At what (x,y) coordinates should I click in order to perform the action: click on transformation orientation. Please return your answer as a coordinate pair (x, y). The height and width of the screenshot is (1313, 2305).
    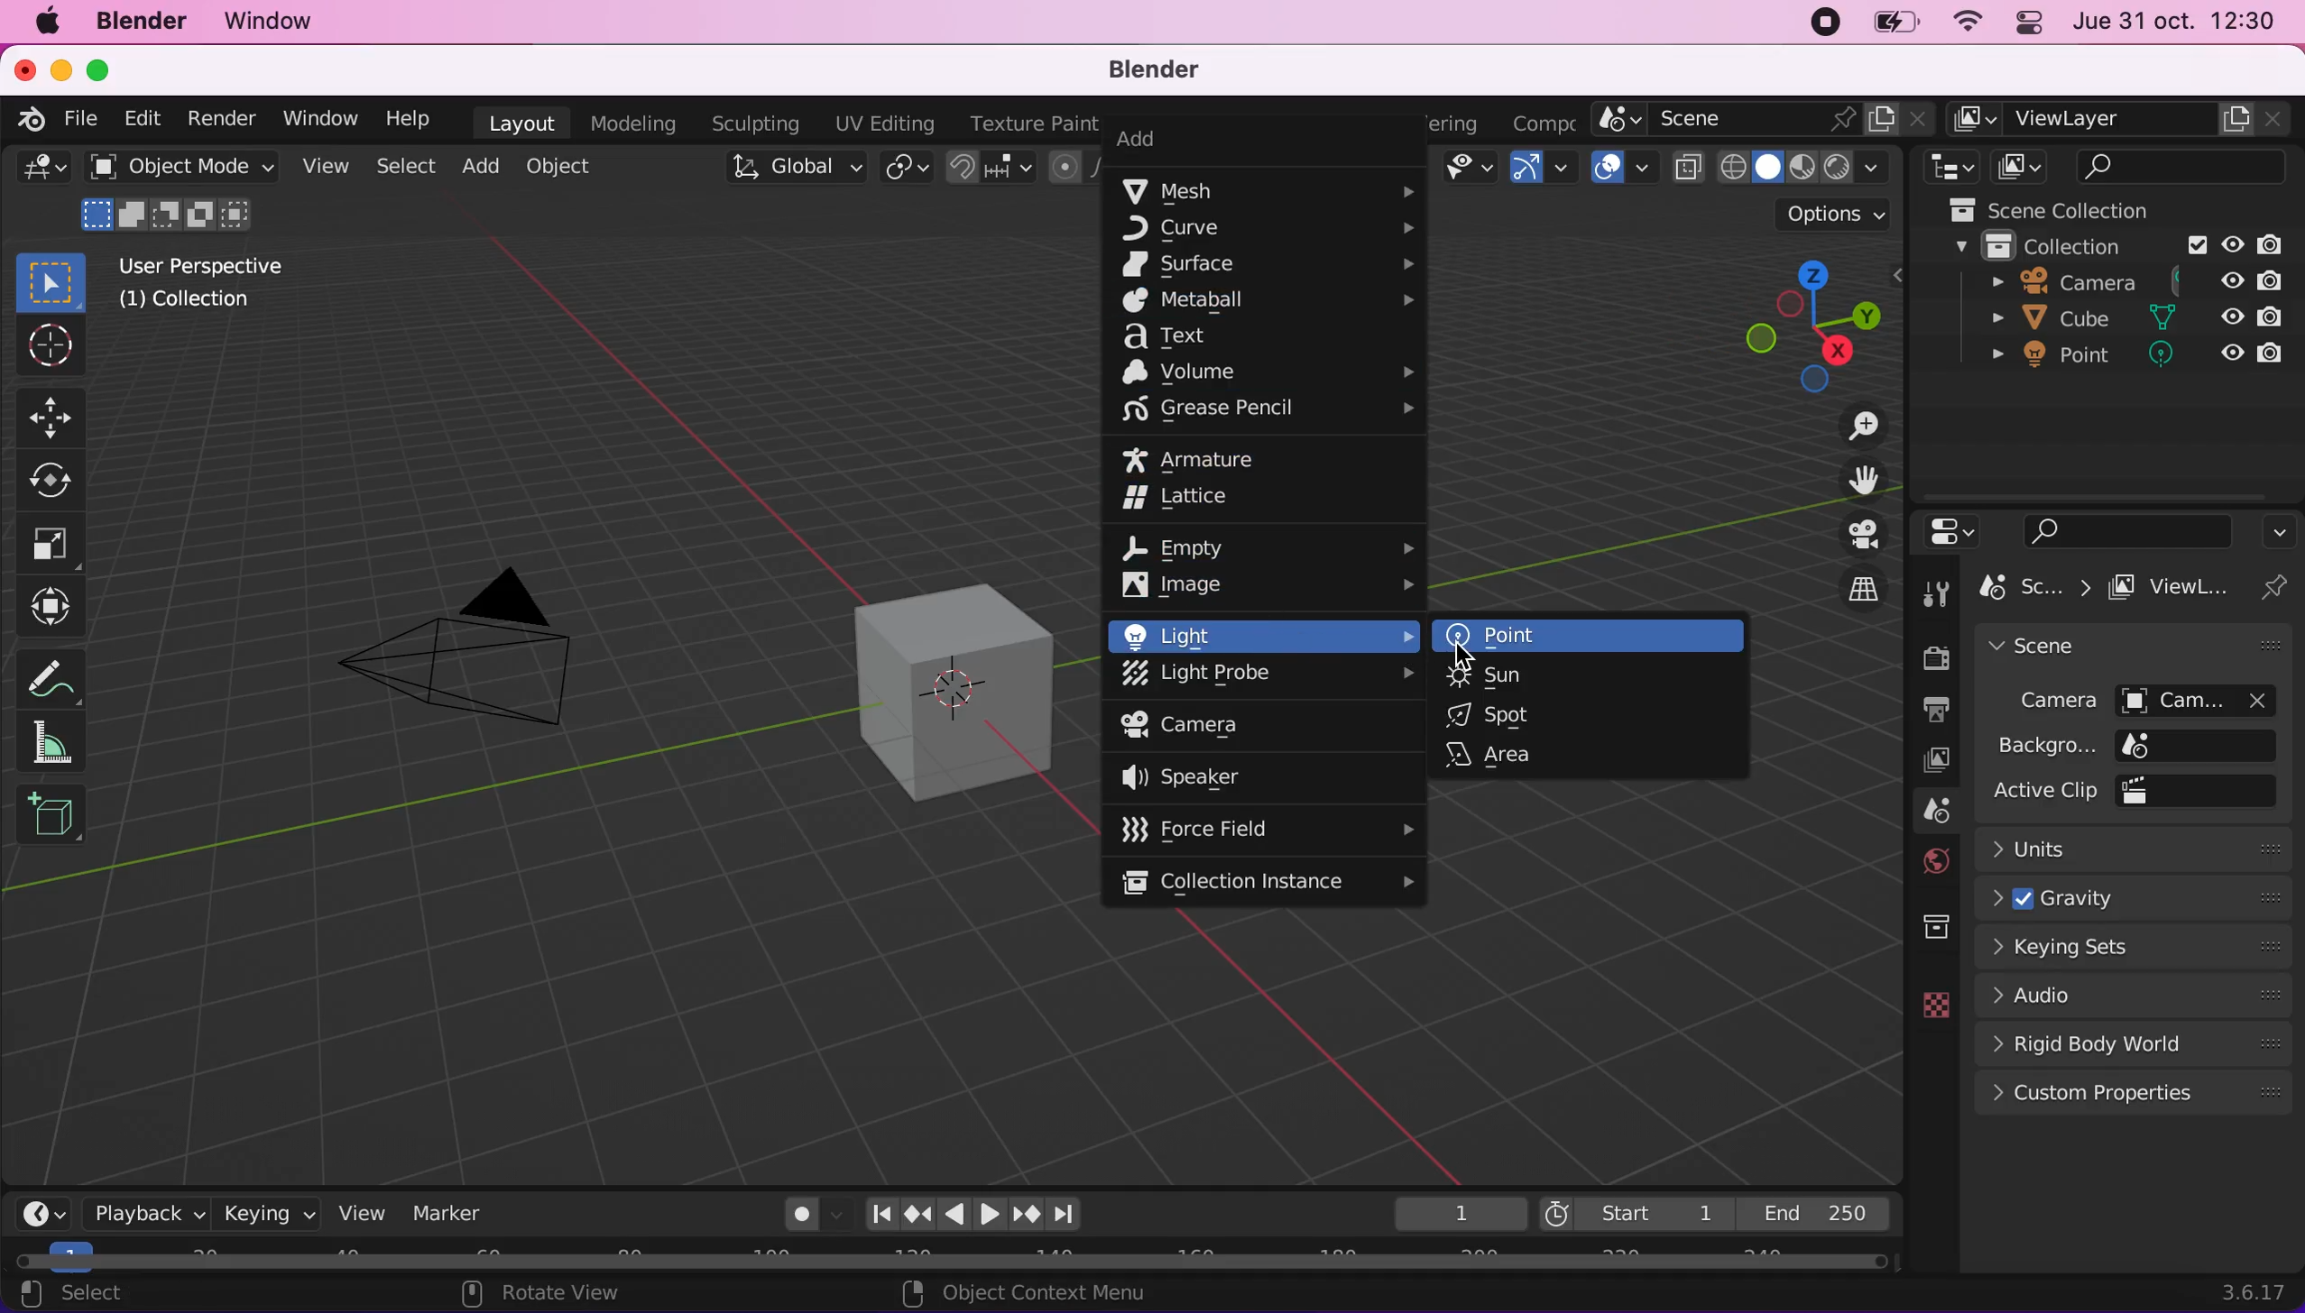
    Looking at the image, I should click on (792, 168).